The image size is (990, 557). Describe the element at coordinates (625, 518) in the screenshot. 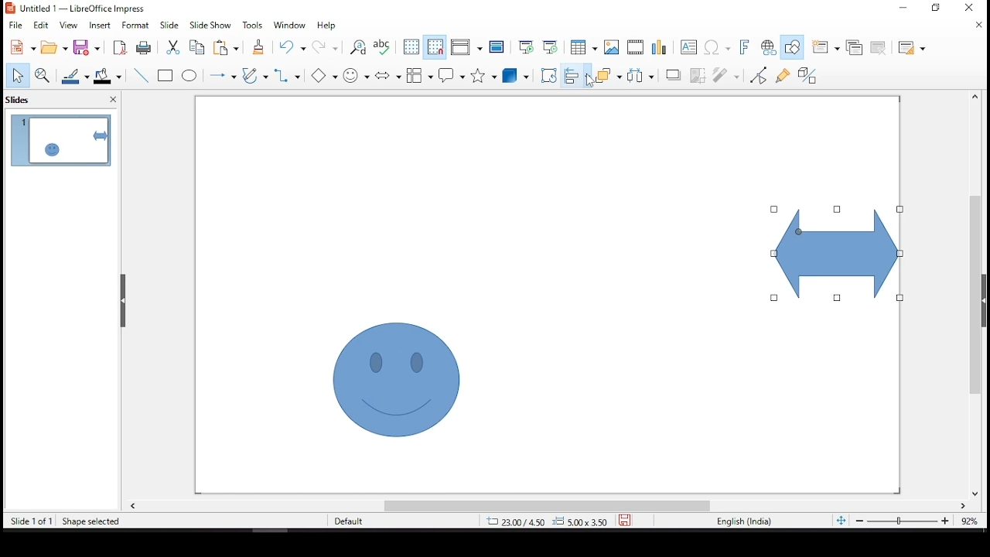

I see `save` at that location.